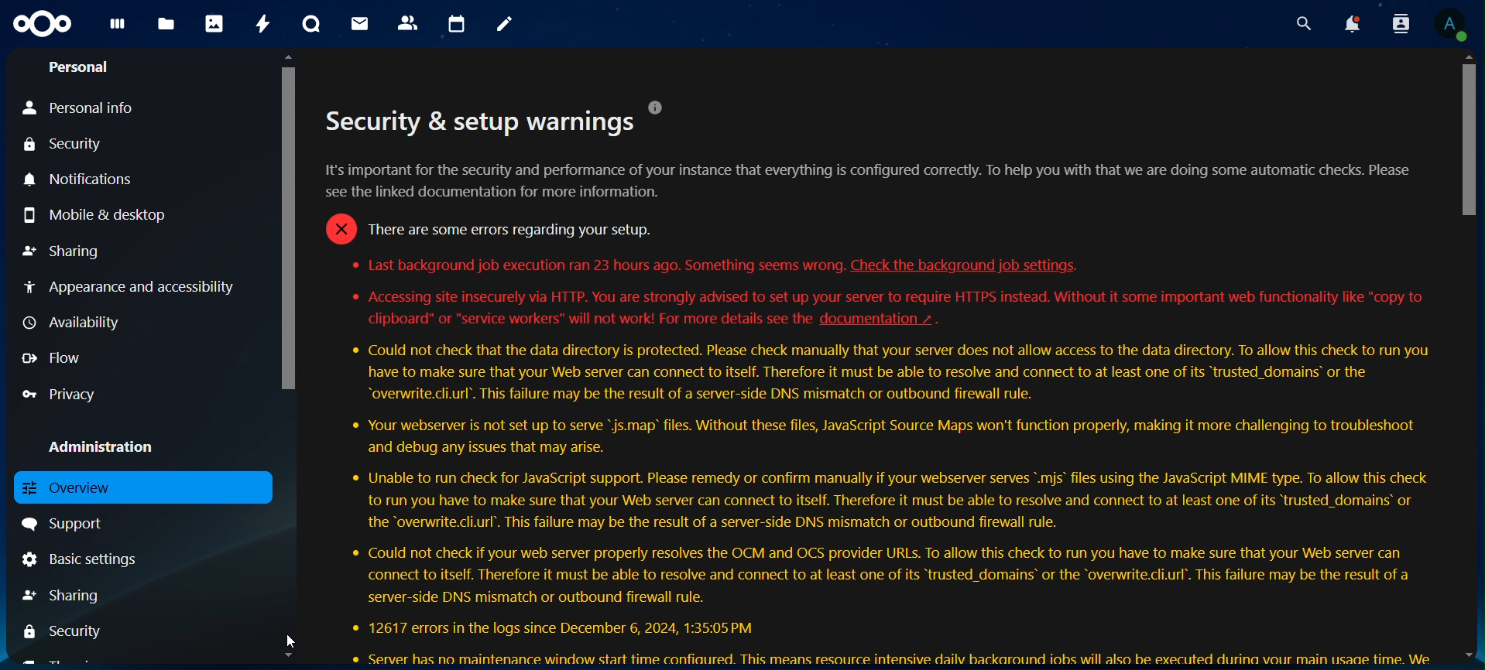 Image resolution: width=1485 pixels, height=670 pixels. Describe the element at coordinates (86, 559) in the screenshot. I see `basic settings` at that location.